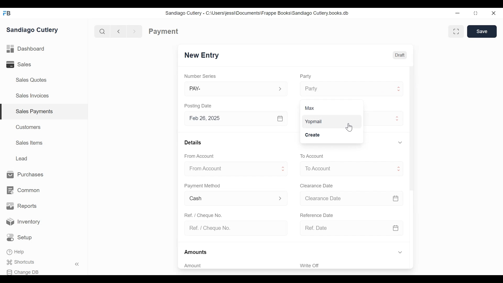 The image size is (503, 283). What do you see at coordinates (233, 266) in the screenshot?
I see `Amount` at bounding box center [233, 266].